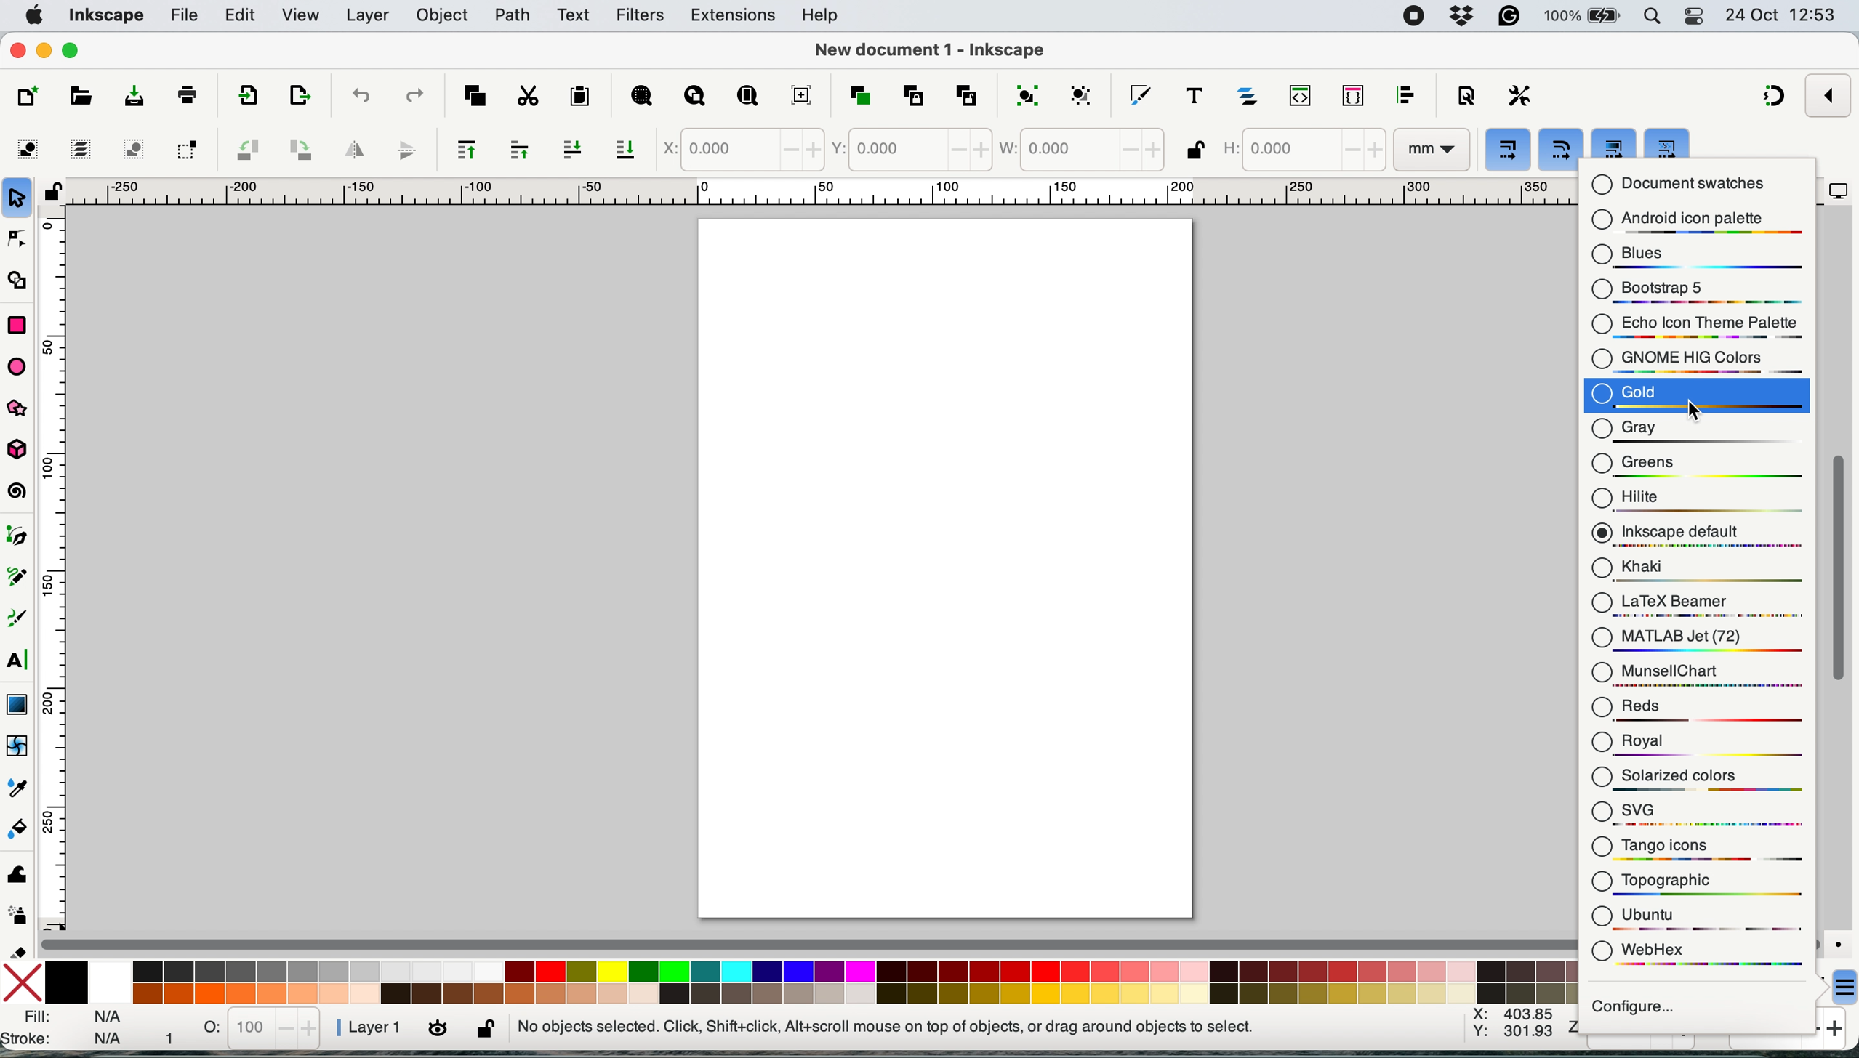  I want to click on paint bucket tool, so click(19, 828).